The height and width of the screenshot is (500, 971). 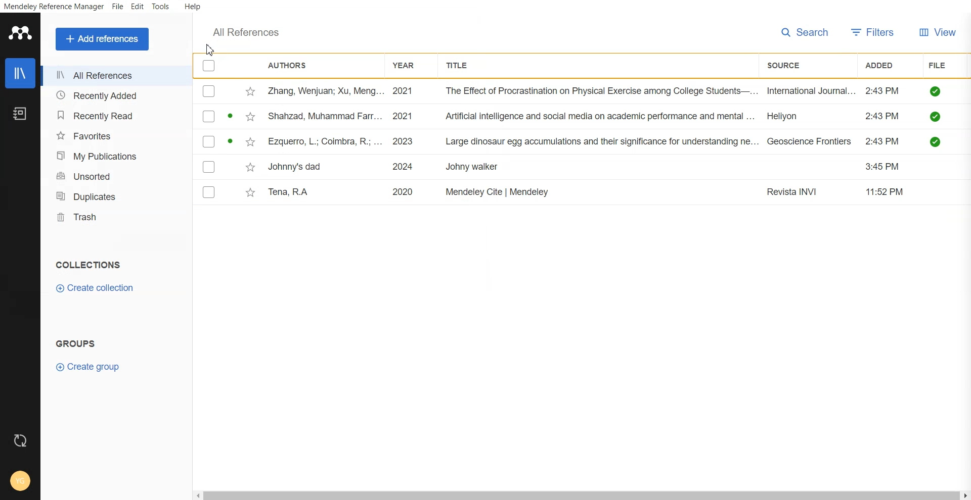 What do you see at coordinates (407, 66) in the screenshot?
I see `Year` at bounding box center [407, 66].